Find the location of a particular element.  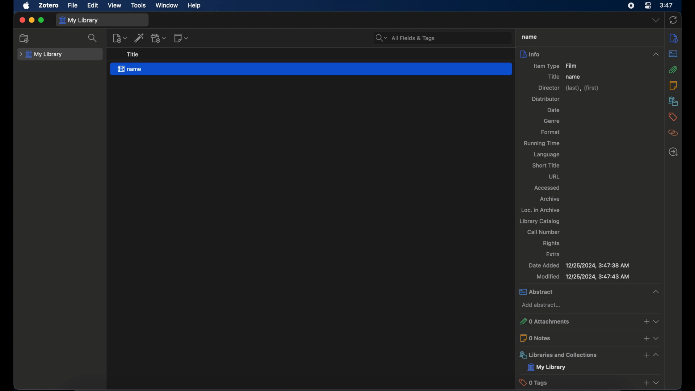

accessed is located at coordinates (547, 188).